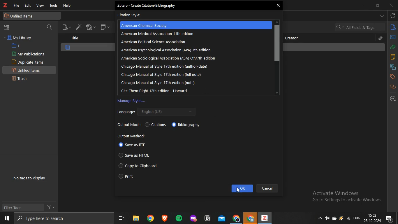 This screenshot has width=398, height=224. Describe the element at coordinates (133, 101) in the screenshot. I see `Manage Styles...` at that location.